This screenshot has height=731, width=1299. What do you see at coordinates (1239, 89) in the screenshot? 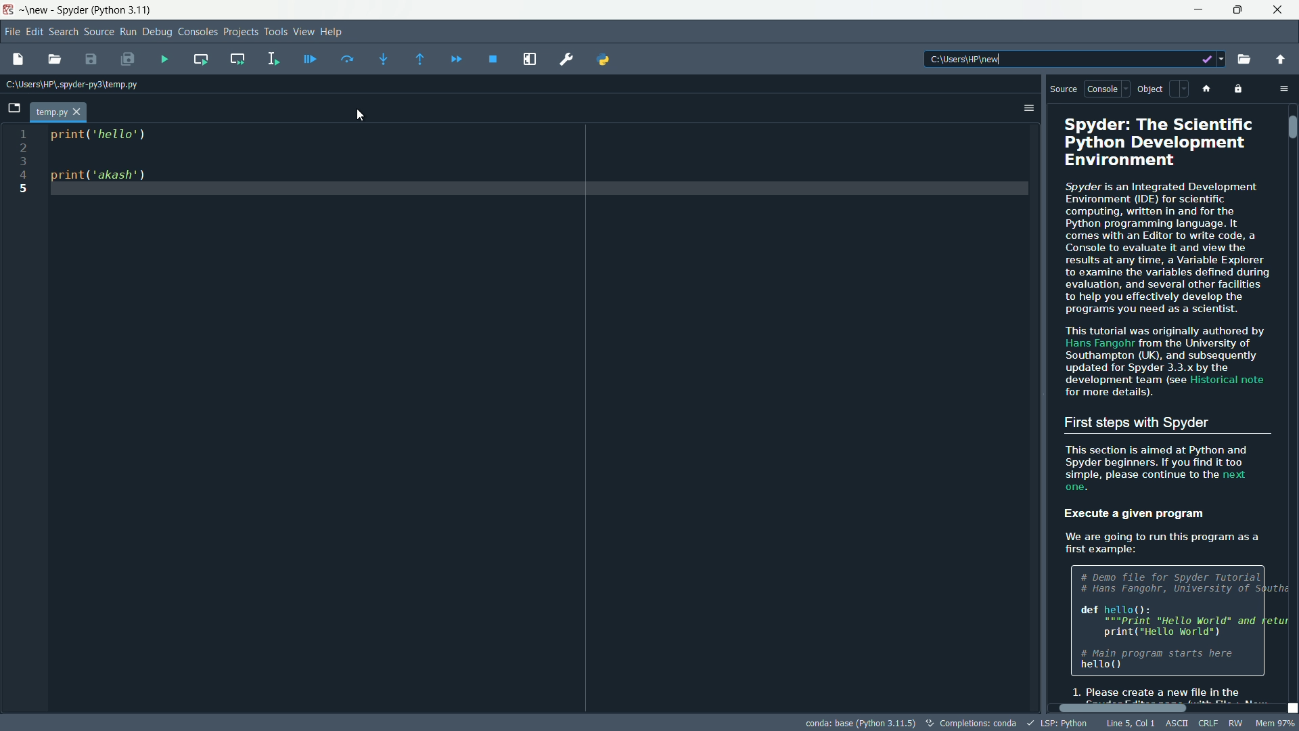
I see `lock` at bounding box center [1239, 89].